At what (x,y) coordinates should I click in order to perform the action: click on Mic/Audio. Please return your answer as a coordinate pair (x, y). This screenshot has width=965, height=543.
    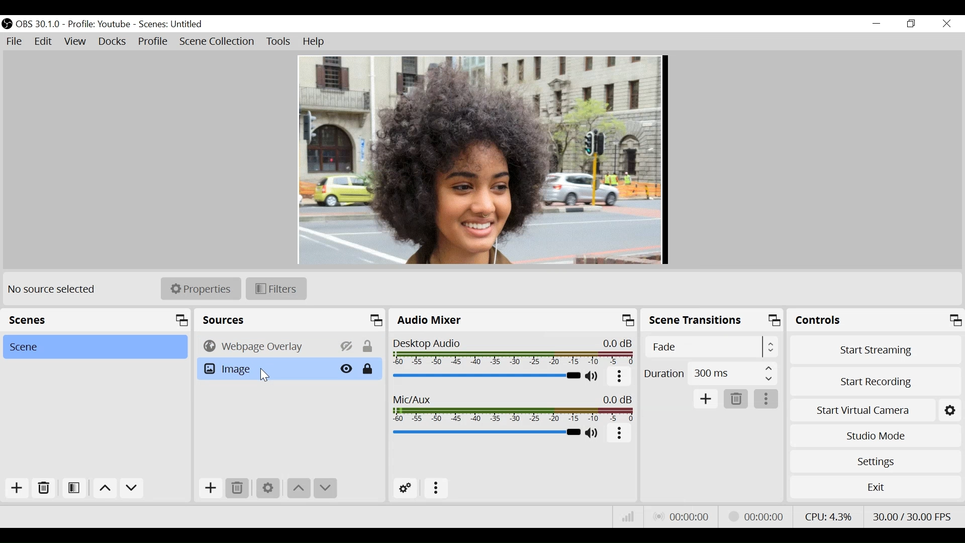
    Looking at the image, I should click on (512, 408).